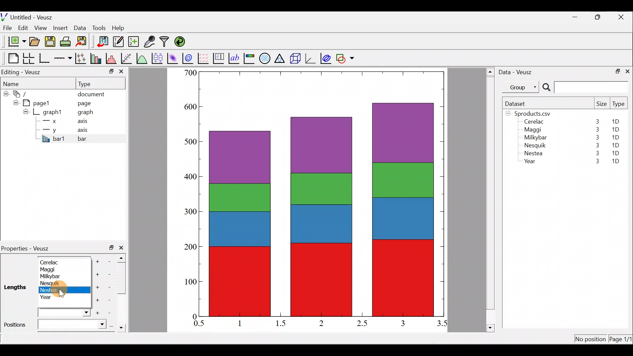 This screenshot has width=633, height=356. I want to click on hide, so click(5, 93).